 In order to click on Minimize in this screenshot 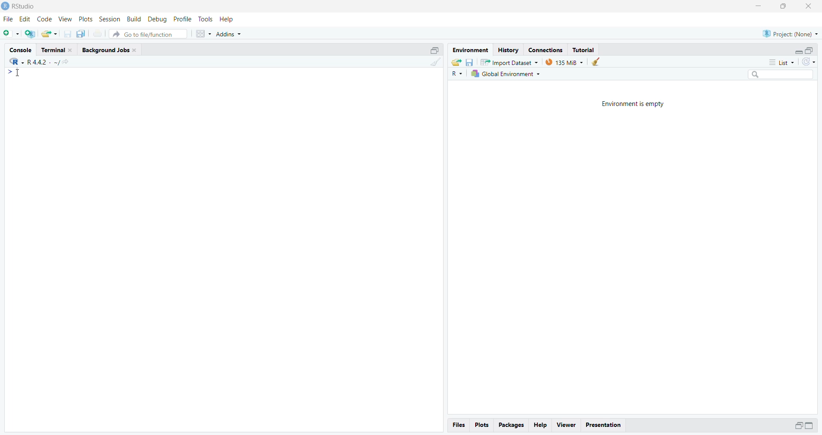, I will do `click(796, 50)`.